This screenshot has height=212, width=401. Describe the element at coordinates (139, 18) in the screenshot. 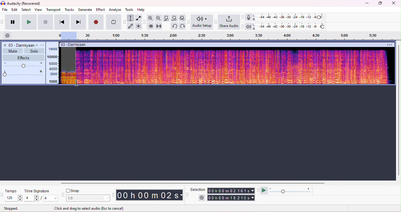

I see `envelop` at that location.